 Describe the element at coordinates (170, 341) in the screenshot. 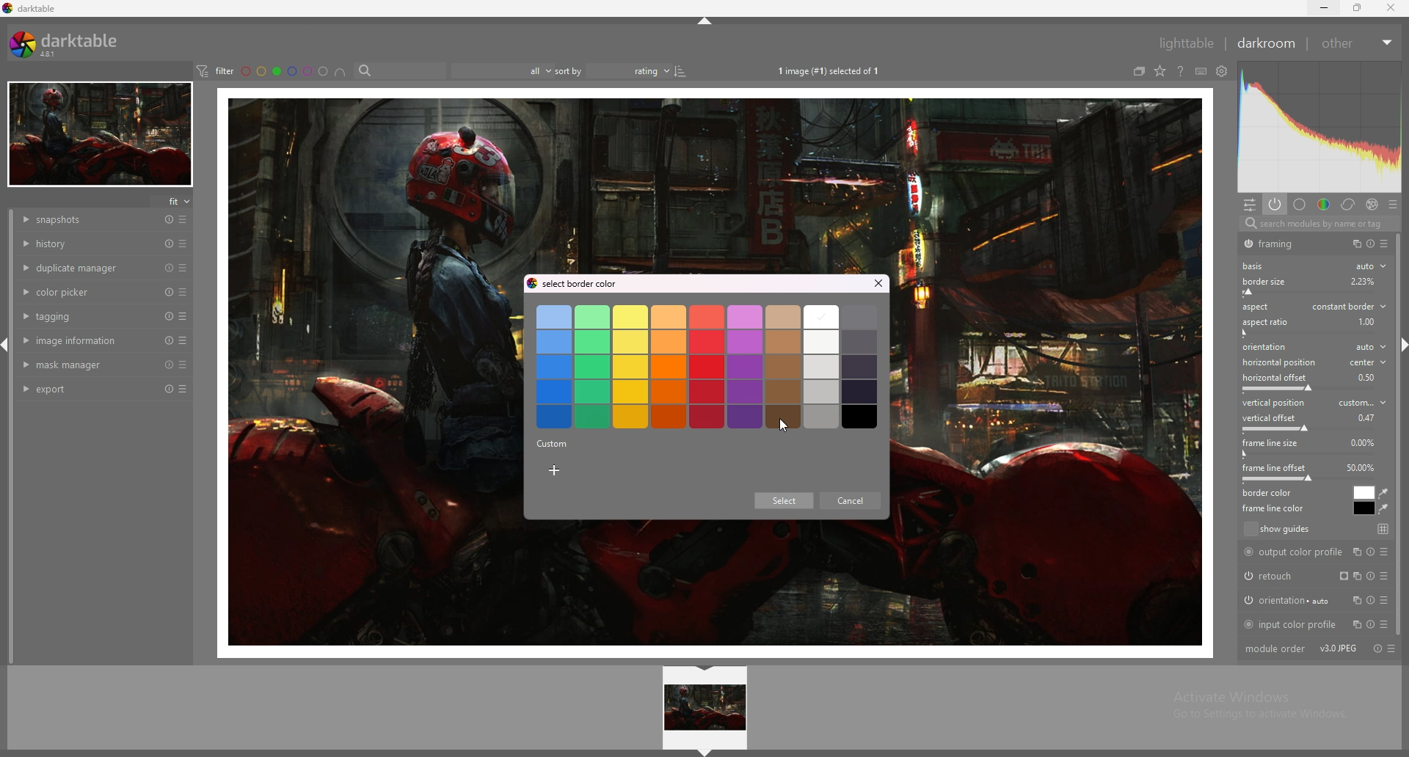

I see `reset` at that location.